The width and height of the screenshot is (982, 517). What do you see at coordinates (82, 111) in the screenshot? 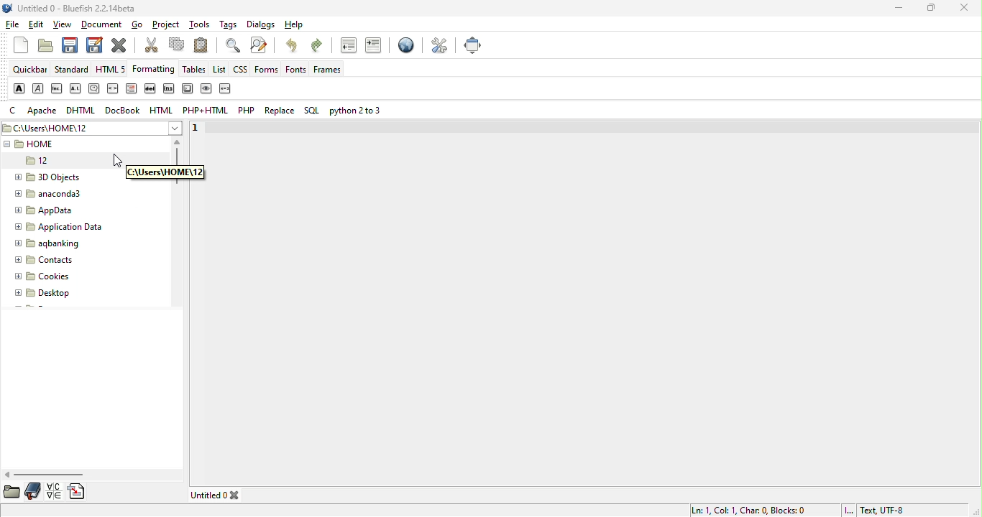
I see `dhtml` at bounding box center [82, 111].